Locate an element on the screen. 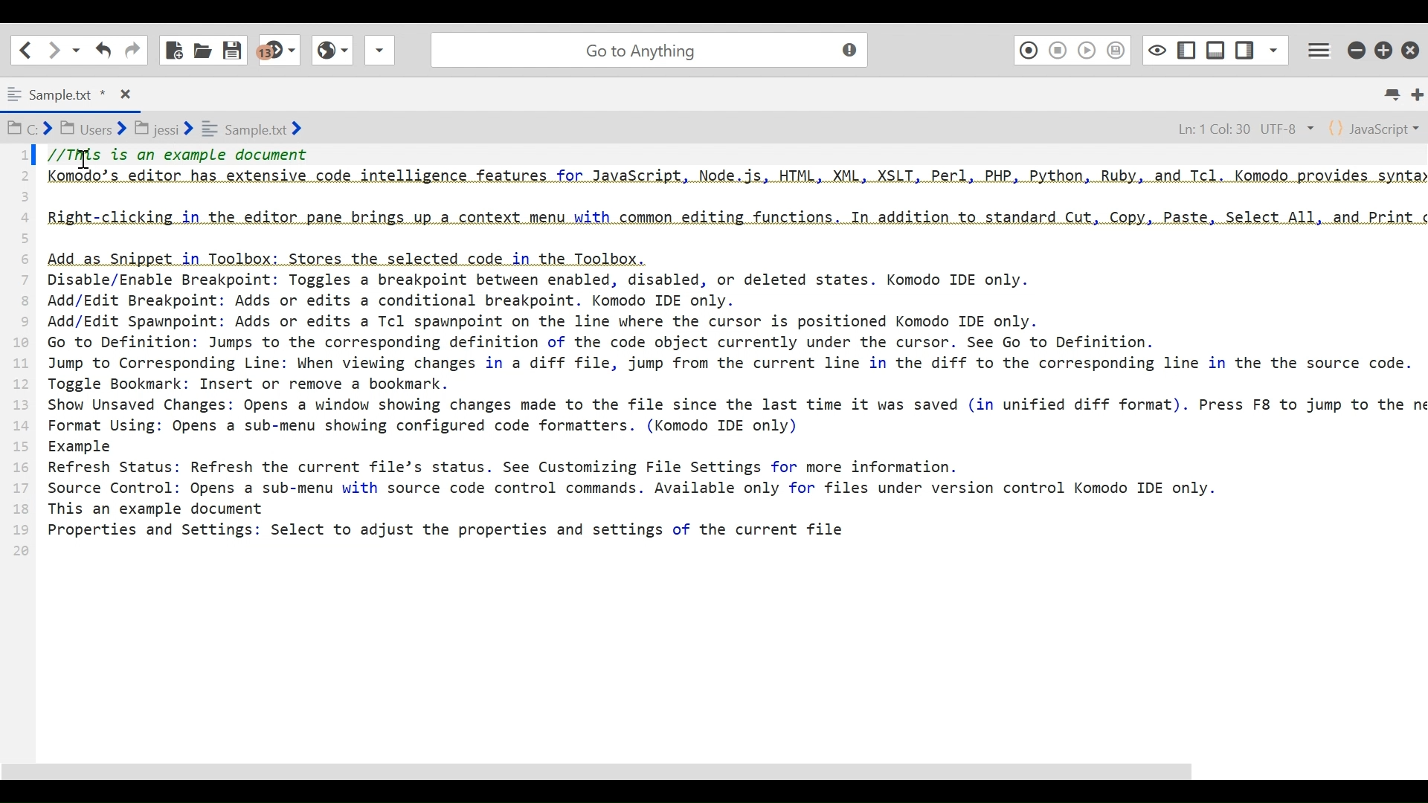  File Type is located at coordinates (1375, 127).